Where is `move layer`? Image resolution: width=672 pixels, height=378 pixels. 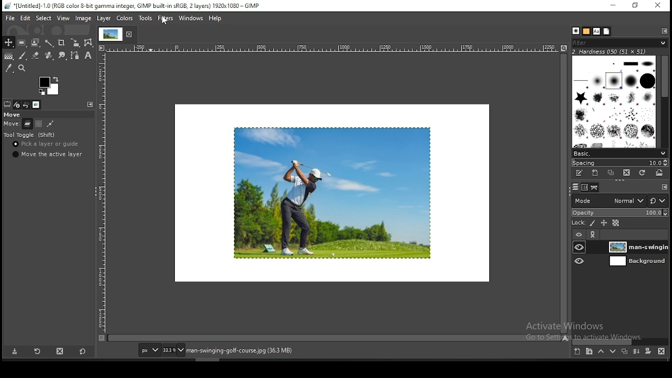
move layer is located at coordinates (27, 123).